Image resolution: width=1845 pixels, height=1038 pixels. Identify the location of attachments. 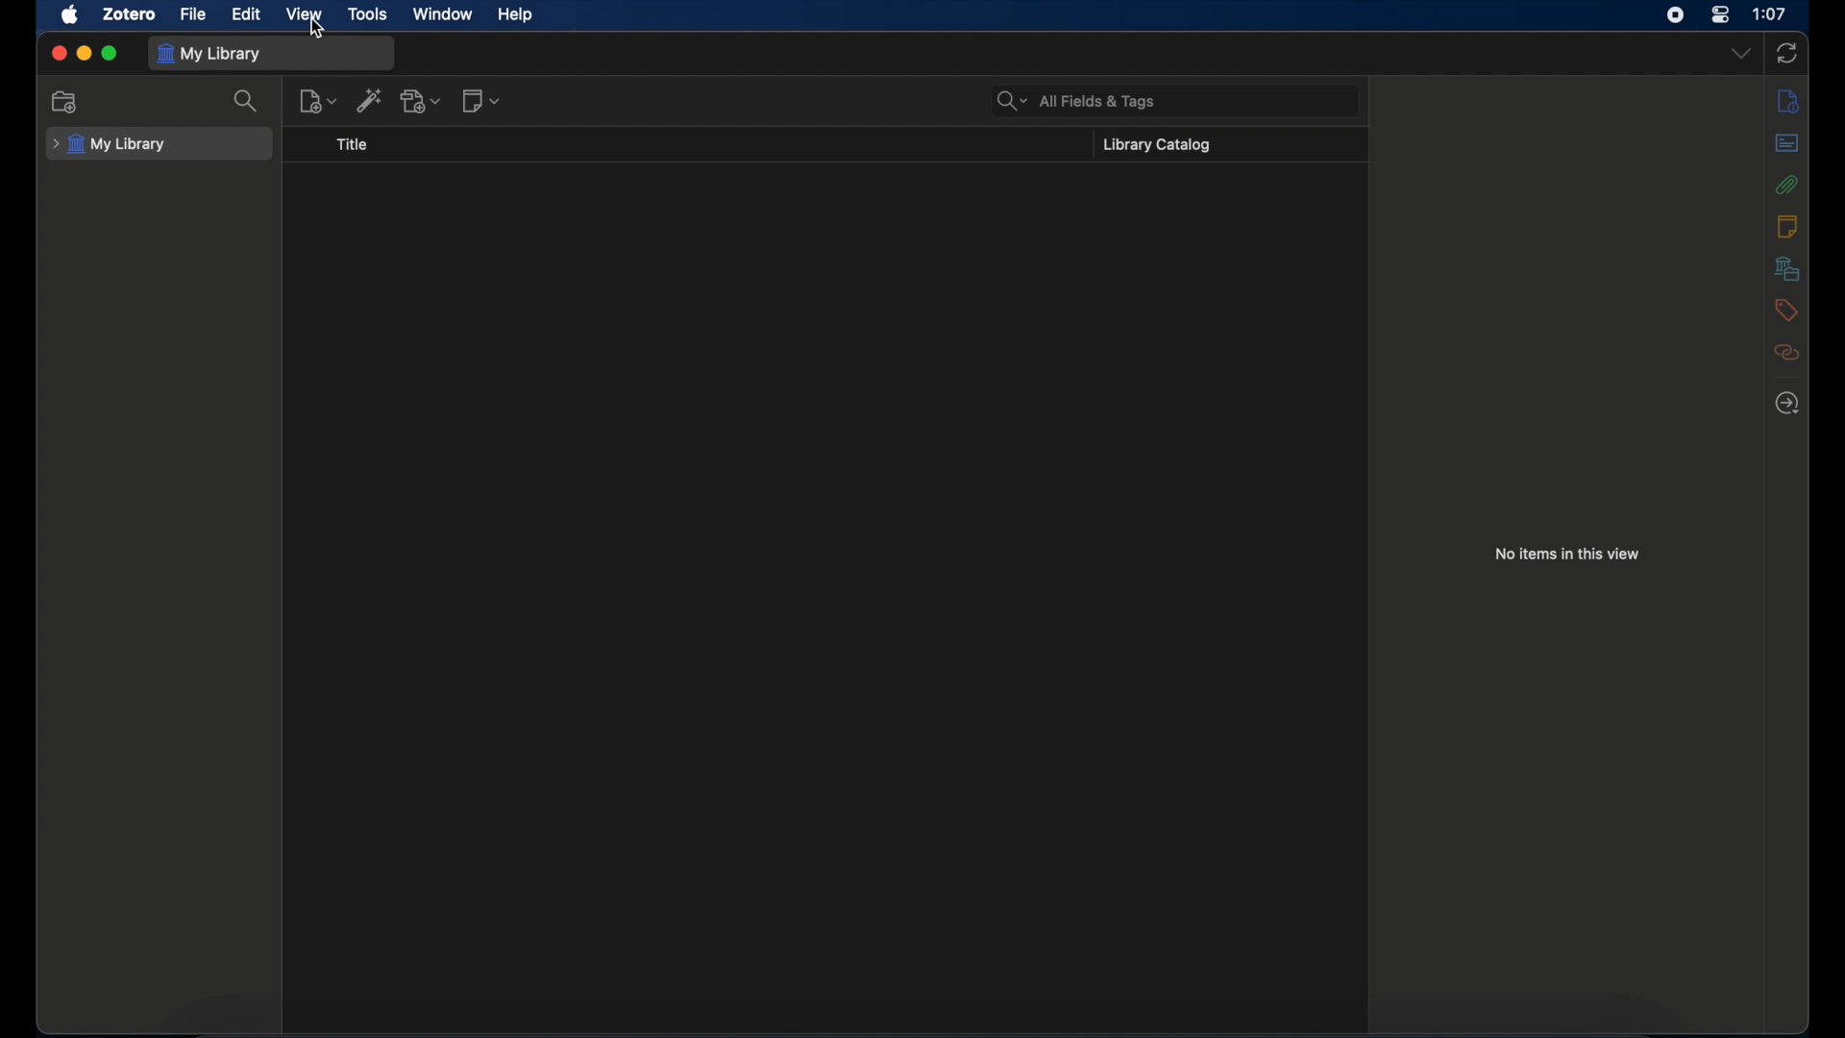
(1787, 185).